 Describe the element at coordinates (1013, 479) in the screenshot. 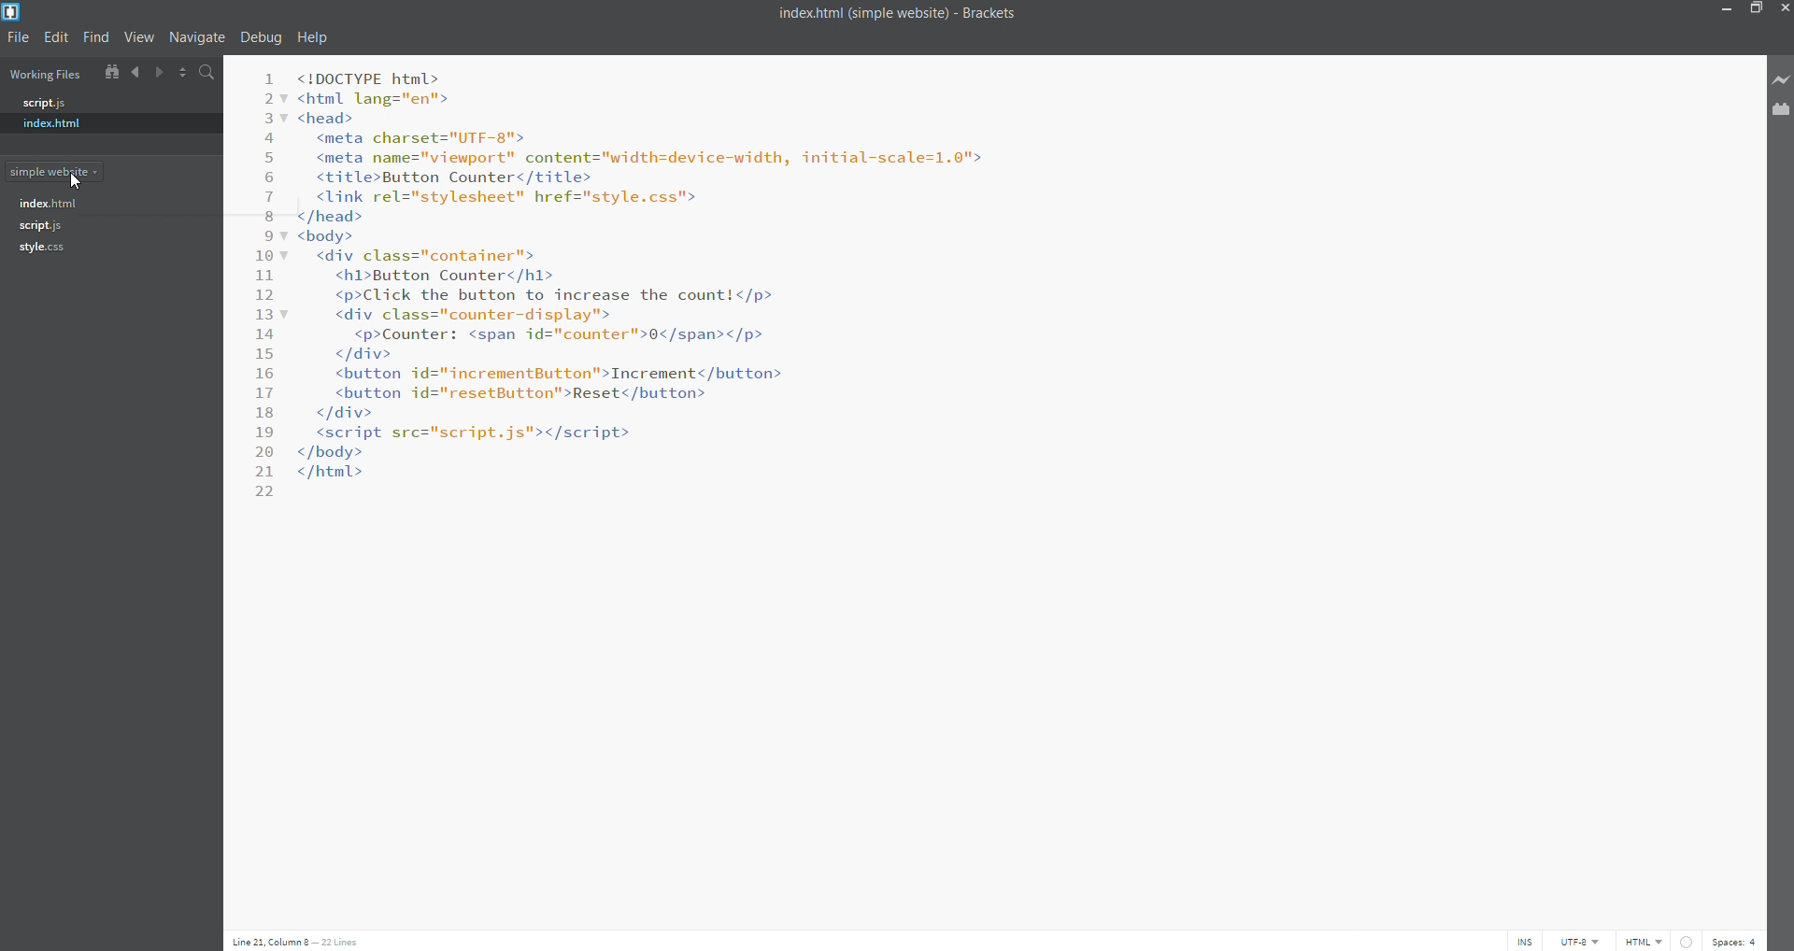

I see `<IDOCTYPE html>
<html lang="en">
<head>
<meta charset="UTF-8">
<meta name="viewport" content="width=device-width, initial-scale=1.0">
<title>Button Counter</title>
<link rel="stylesheet" href="style.css">
</head>
<body>
<div class="container">
<h1>Button Counter</h1>
<p>Click the button to increase the count!</p>
<div class="counter-display">
<p>Counter: <span id="counter">0</span></p>
</div>
<button id="incrementButton">Increment</button>
<button id="resetButton">Reset</button>
</div>
<script sre="script.js"></script>
</body>
</html>` at that location.